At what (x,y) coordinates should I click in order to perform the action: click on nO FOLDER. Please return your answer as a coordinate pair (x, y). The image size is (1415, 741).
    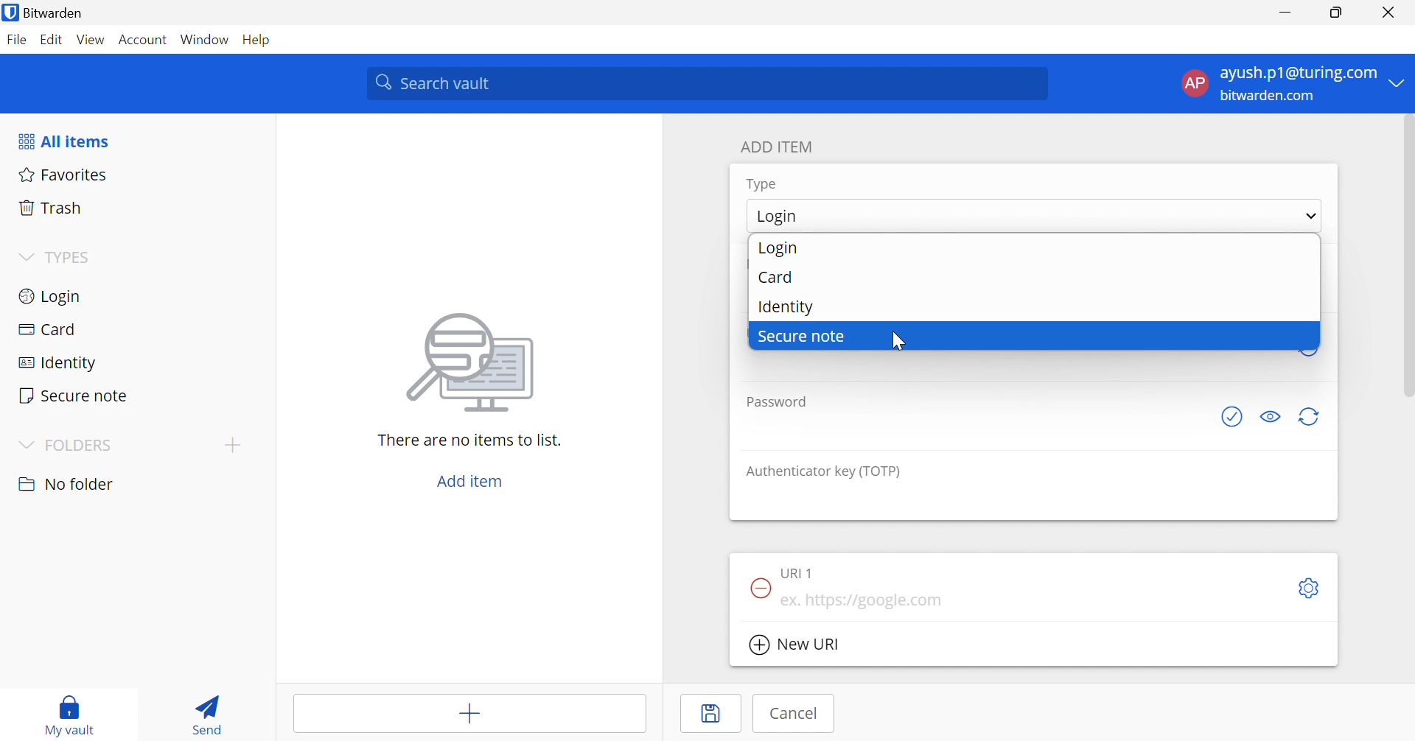
    Looking at the image, I should click on (69, 484).